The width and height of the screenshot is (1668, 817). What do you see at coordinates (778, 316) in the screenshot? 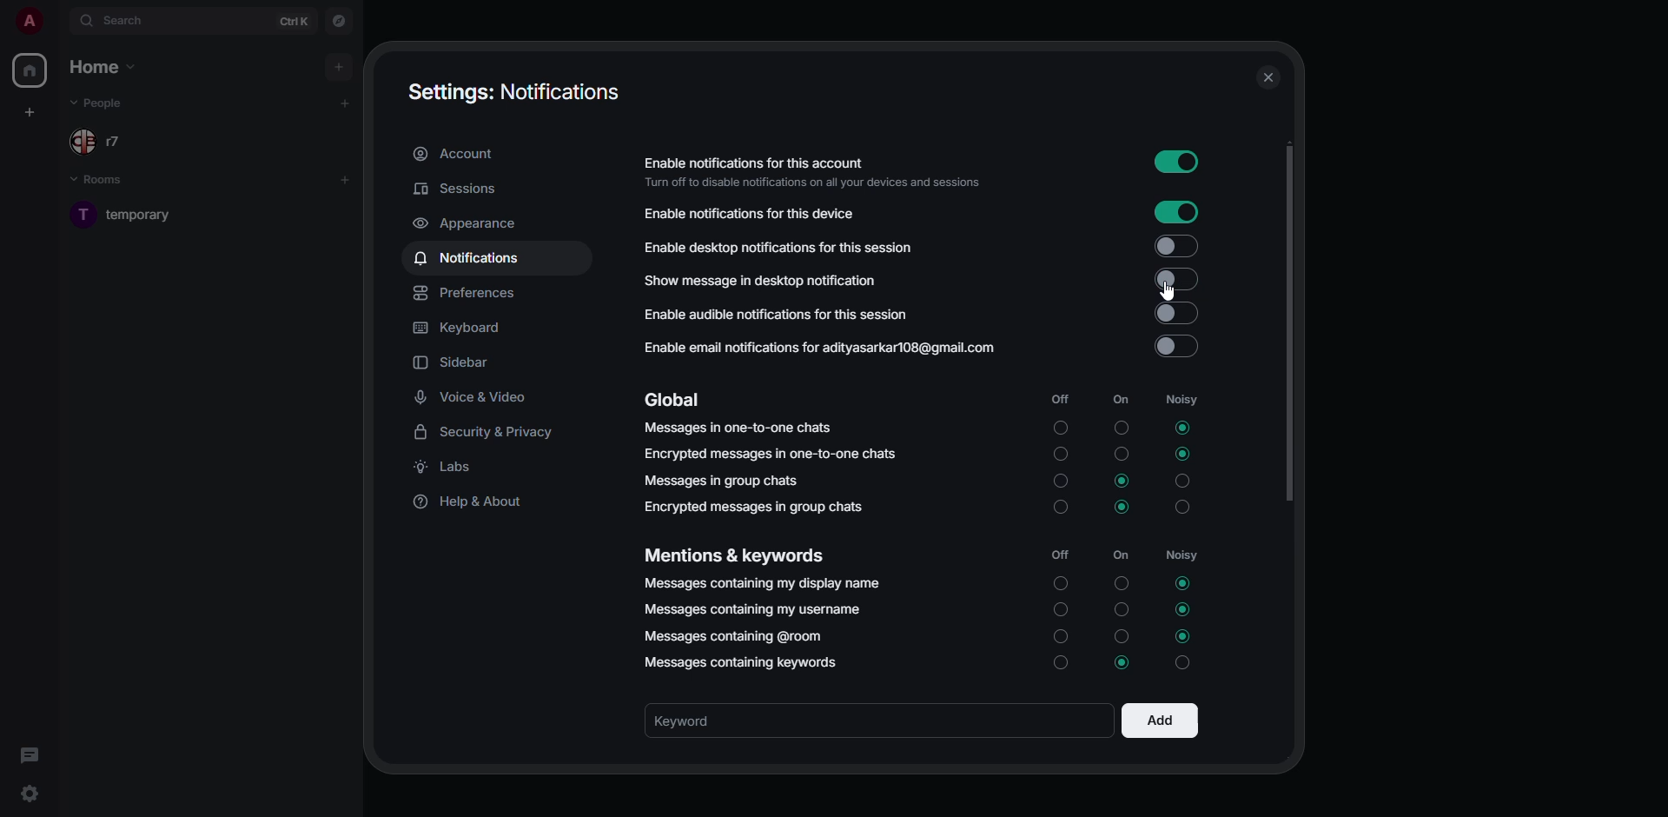
I see `enable audible notifications` at bounding box center [778, 316].